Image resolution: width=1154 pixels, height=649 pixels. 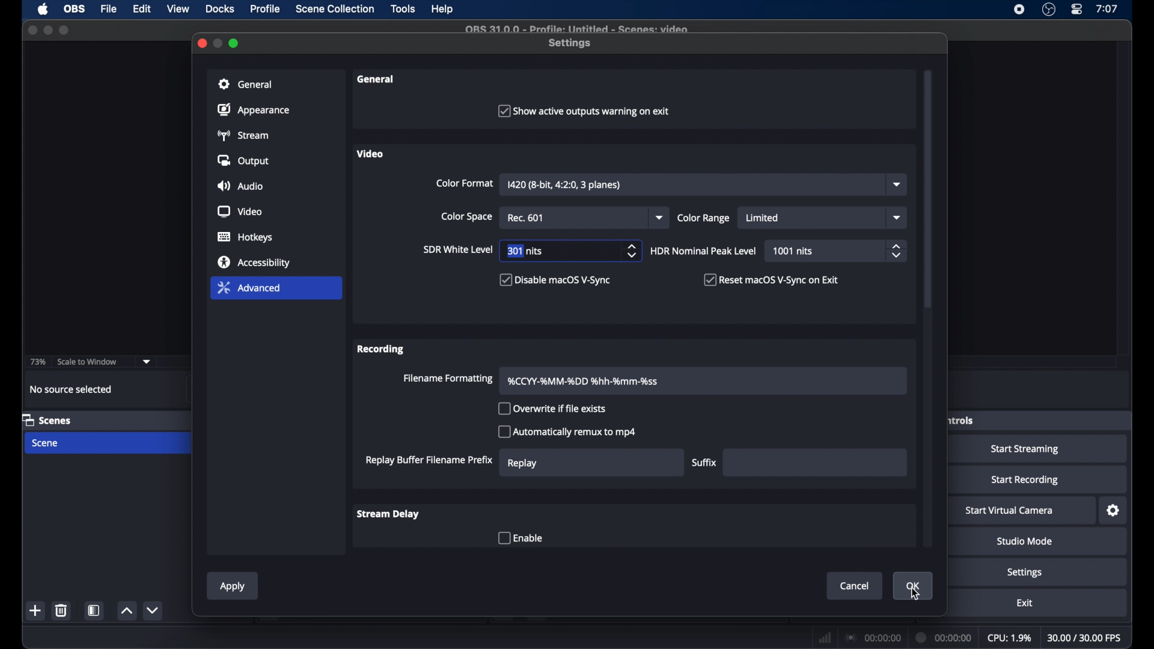 I want to click on duration, so click(x=945, y=636).